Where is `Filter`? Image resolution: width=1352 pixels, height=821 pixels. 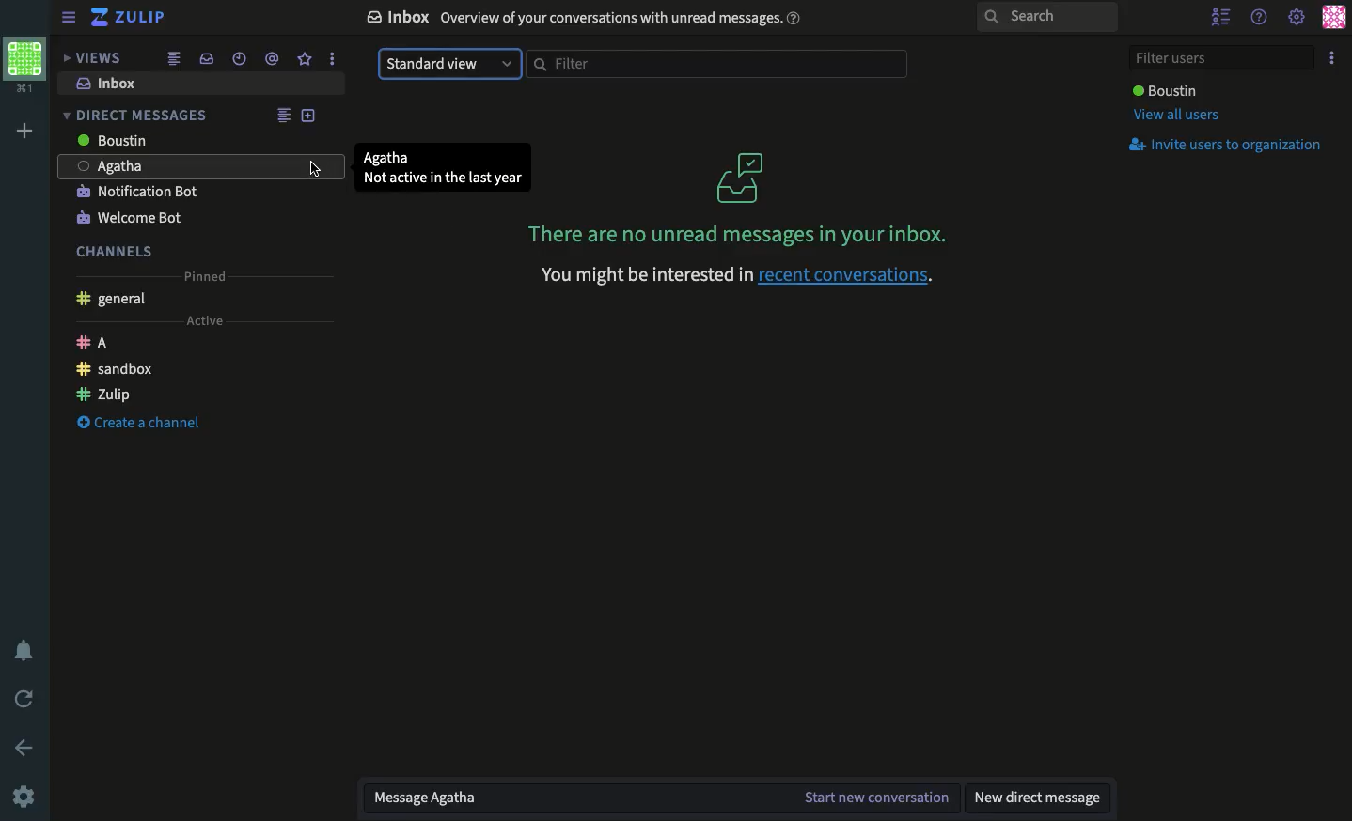
Filter is located at coordinates (722, 65).